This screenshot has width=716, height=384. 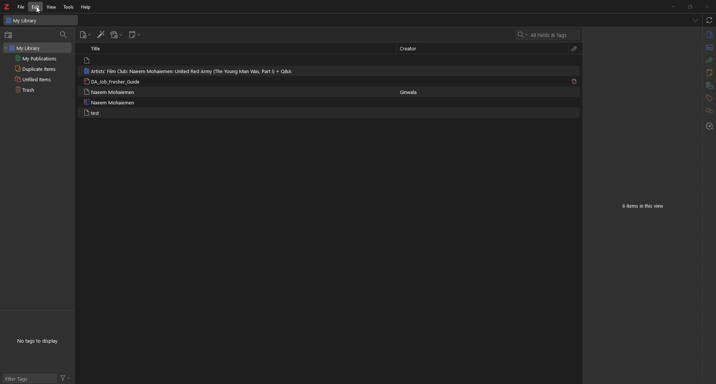 What do you see at coordinates (9, 35) in the screenshot?
I see `add items` at bounding box center [9, 35].